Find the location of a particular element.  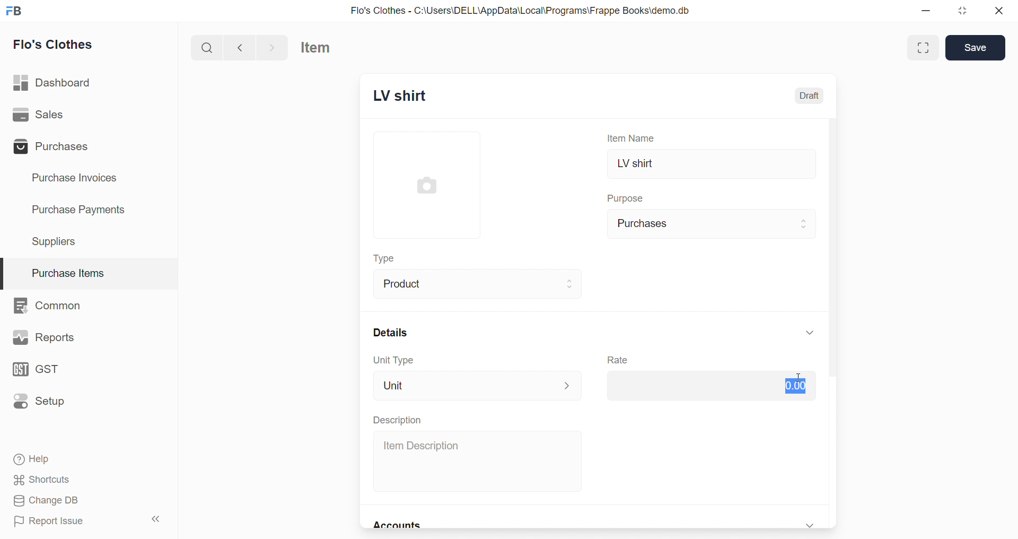

Description is located at coordinates (397, 420).